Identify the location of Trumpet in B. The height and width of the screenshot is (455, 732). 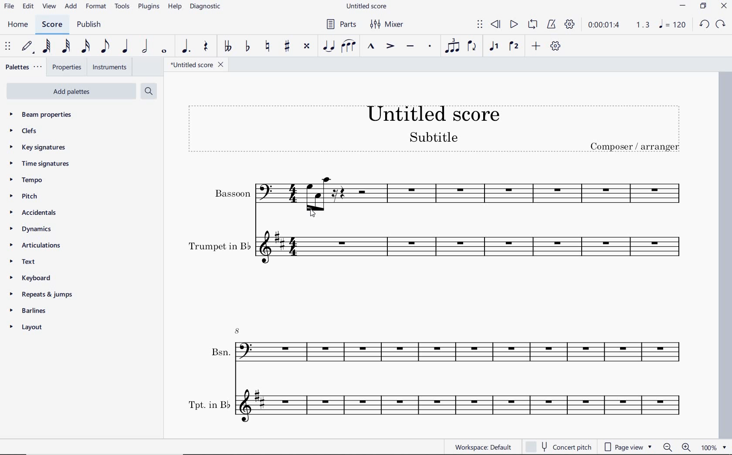
(440, 253).